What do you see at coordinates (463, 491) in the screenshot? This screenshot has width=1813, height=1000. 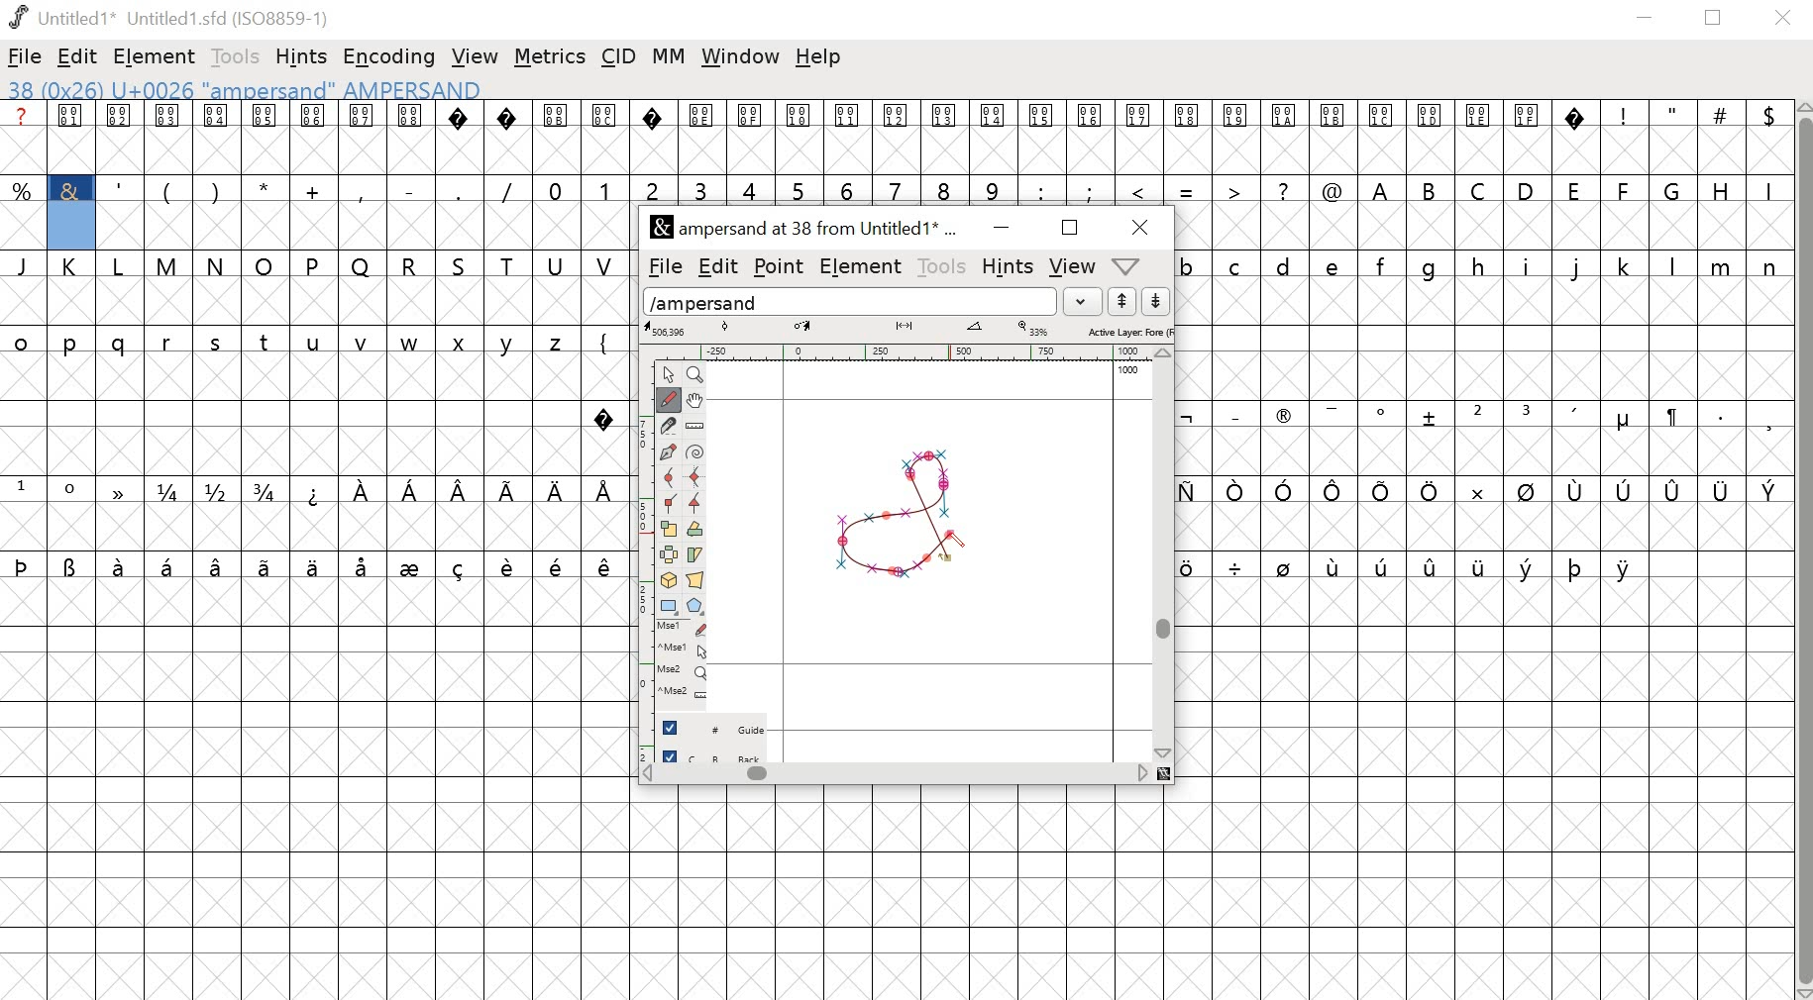 I see `symbol` at bounding box center [463, 491].